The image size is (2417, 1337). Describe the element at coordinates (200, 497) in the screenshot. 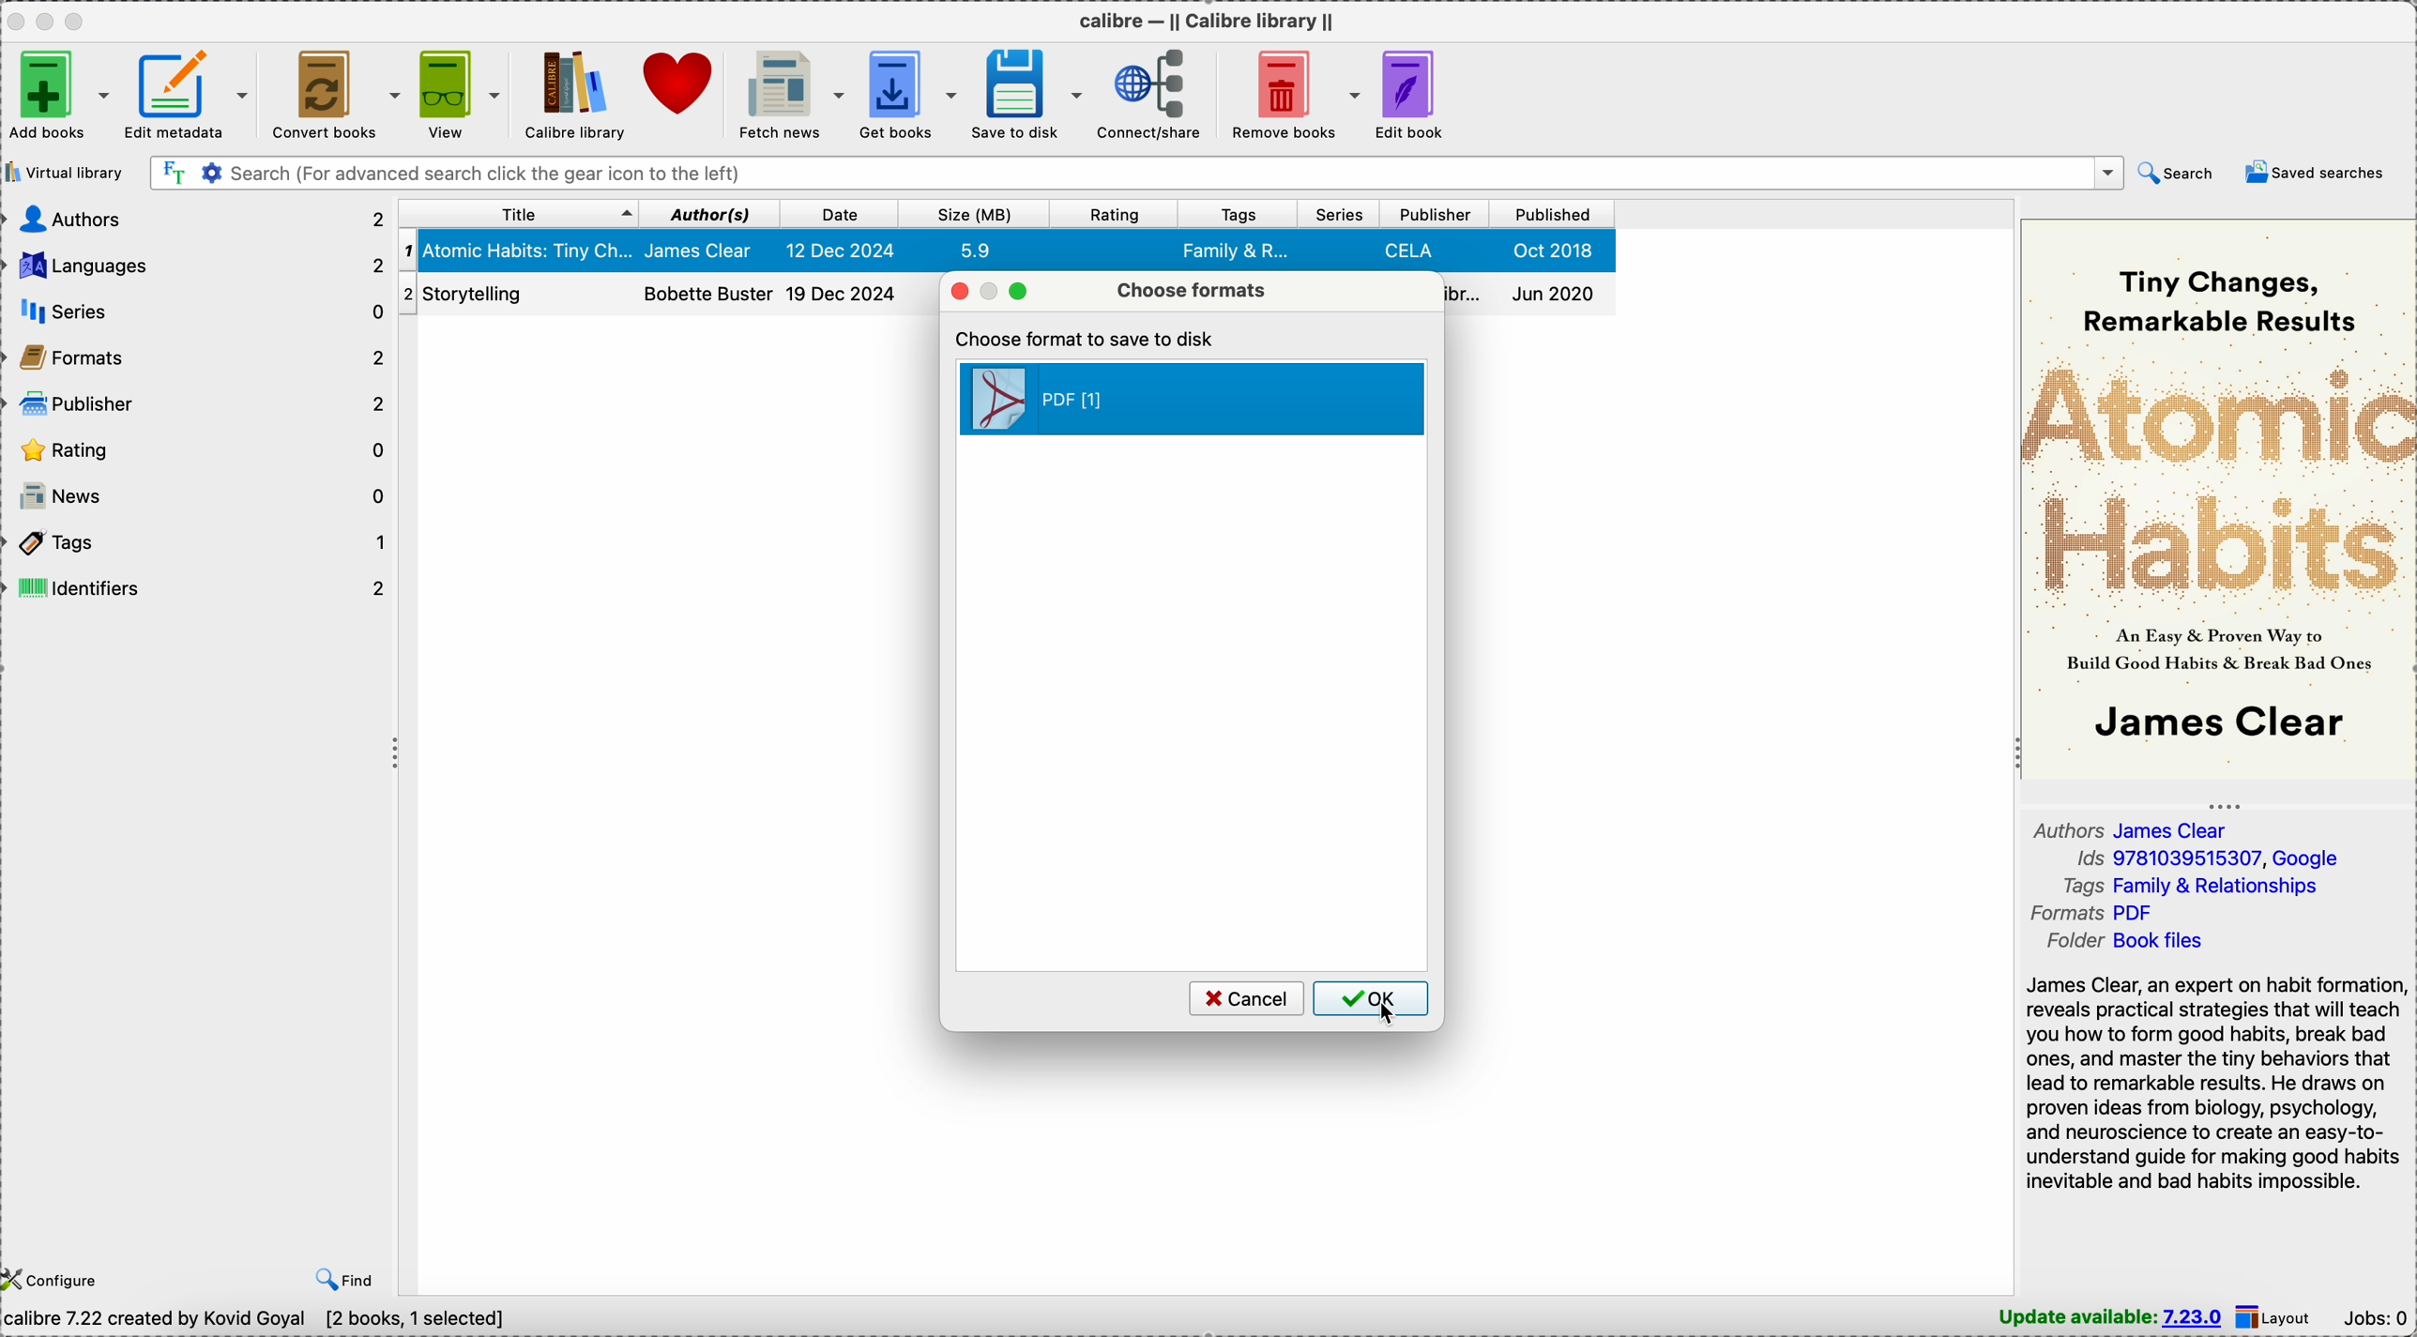

I see `news` at that location.